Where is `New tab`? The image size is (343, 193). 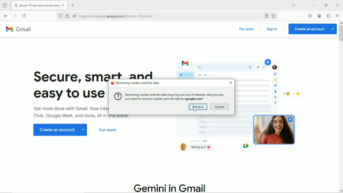 New tab is located at coordinates (74, 5).